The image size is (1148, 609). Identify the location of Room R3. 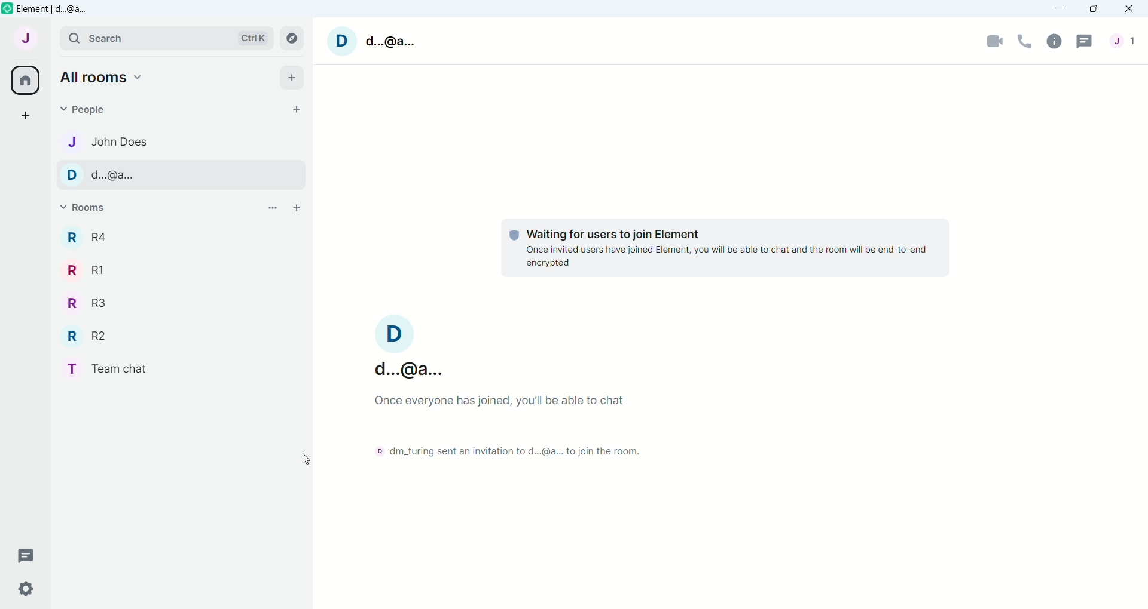
(88, 303).